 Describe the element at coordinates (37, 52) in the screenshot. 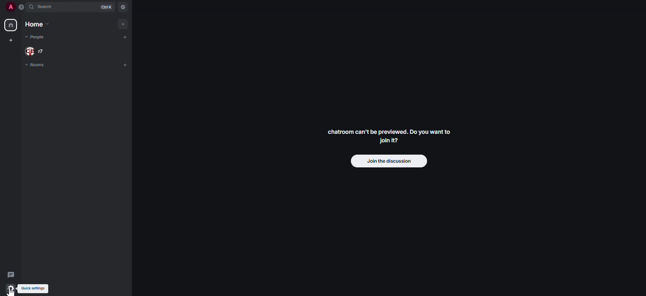

I see `people` at that location.